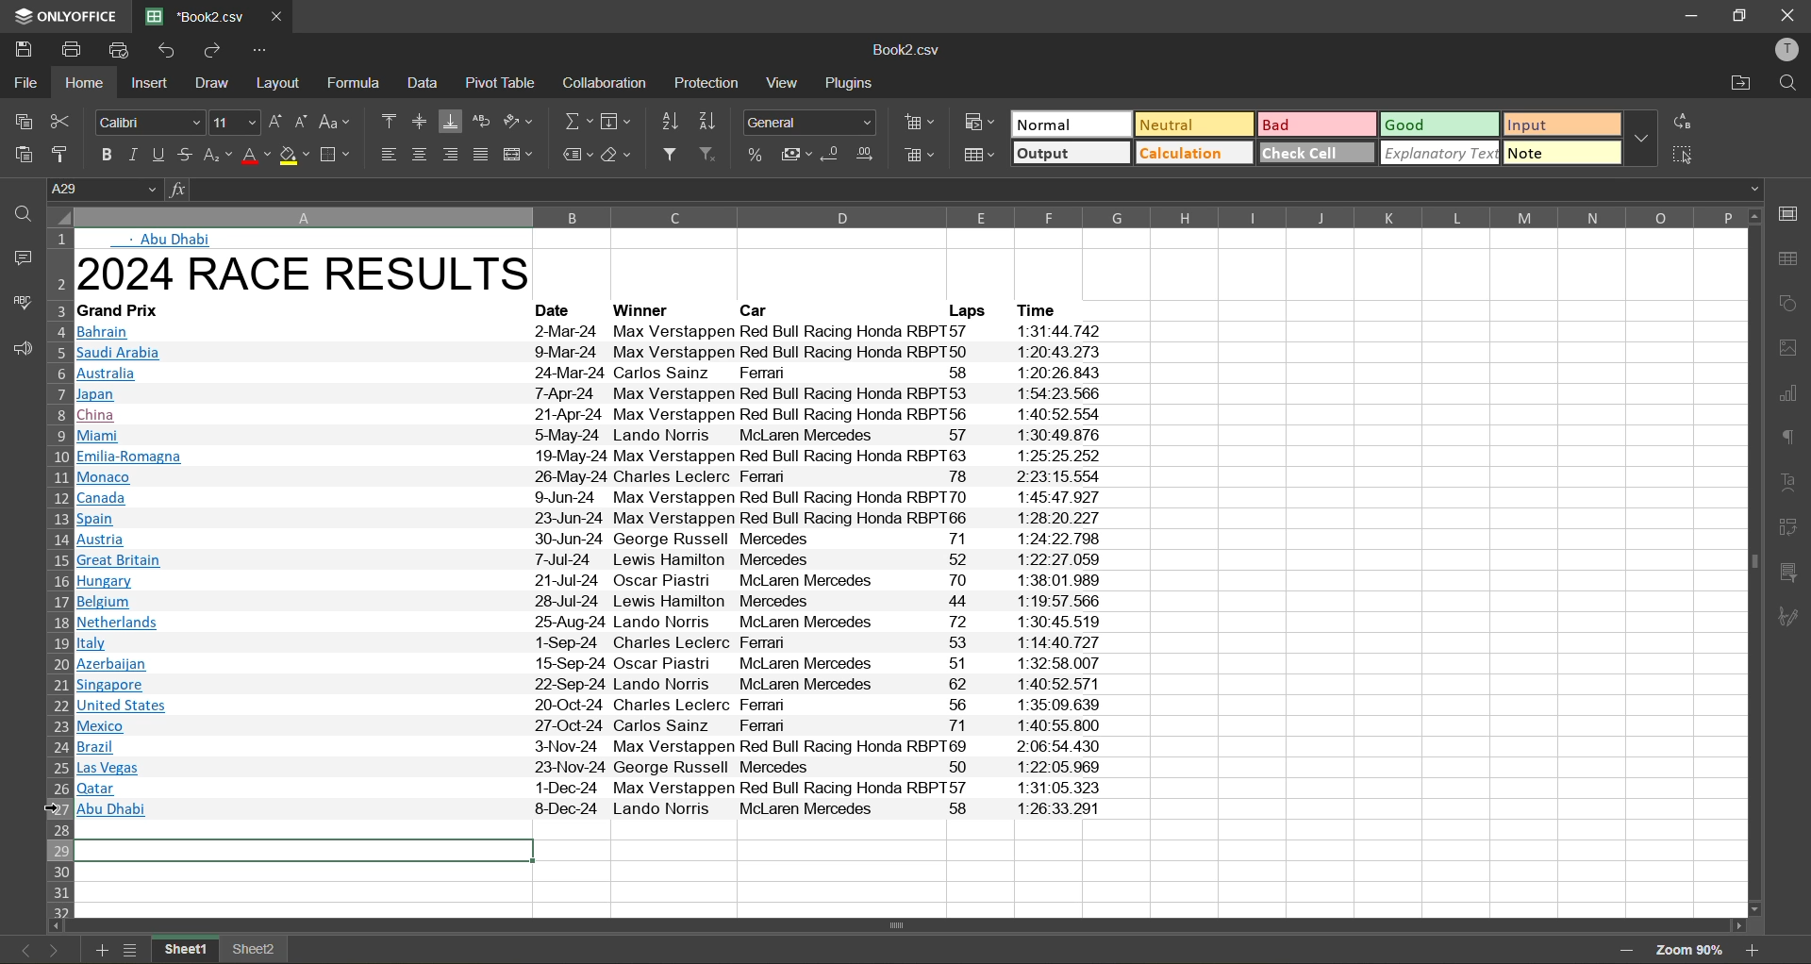 Image resolution: width=1811 pixels, height=964 pixels. Describe the element at coordinates (521, 155) in the screenshot. I see `merge and center` at that location.